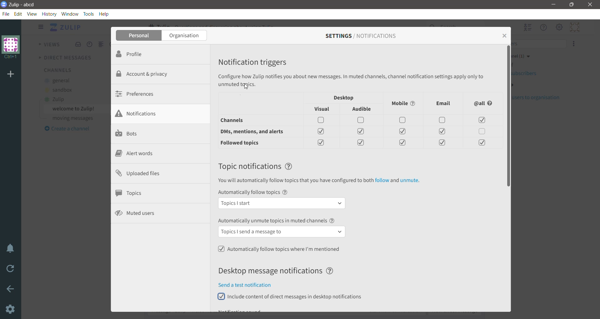  I want to click on Close, so click(504, 35).